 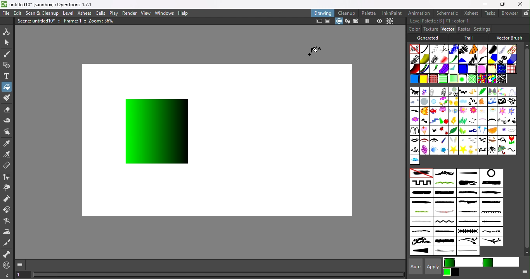 I want to click on intertwined waved, so click(x=445, y=183).